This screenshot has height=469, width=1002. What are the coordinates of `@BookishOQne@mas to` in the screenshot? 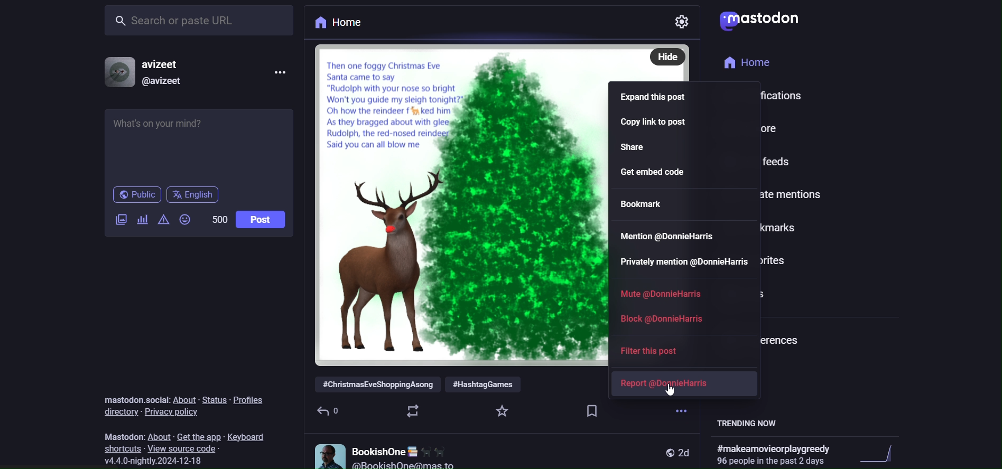 It's located at (406, 464).